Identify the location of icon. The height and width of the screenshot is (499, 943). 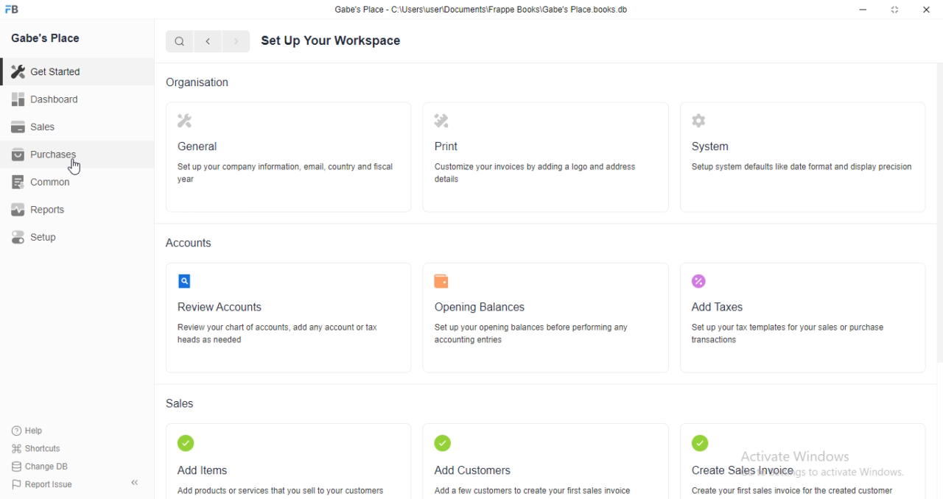
(701, 121).